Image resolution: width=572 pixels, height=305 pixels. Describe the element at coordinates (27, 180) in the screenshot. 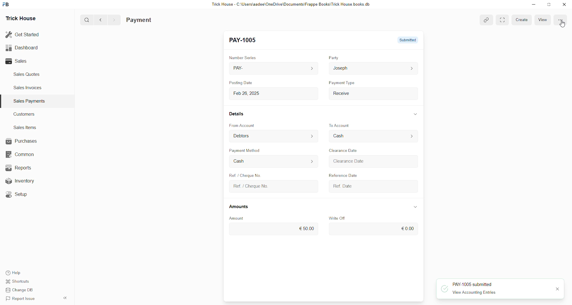

I see `Inventory` at that location.